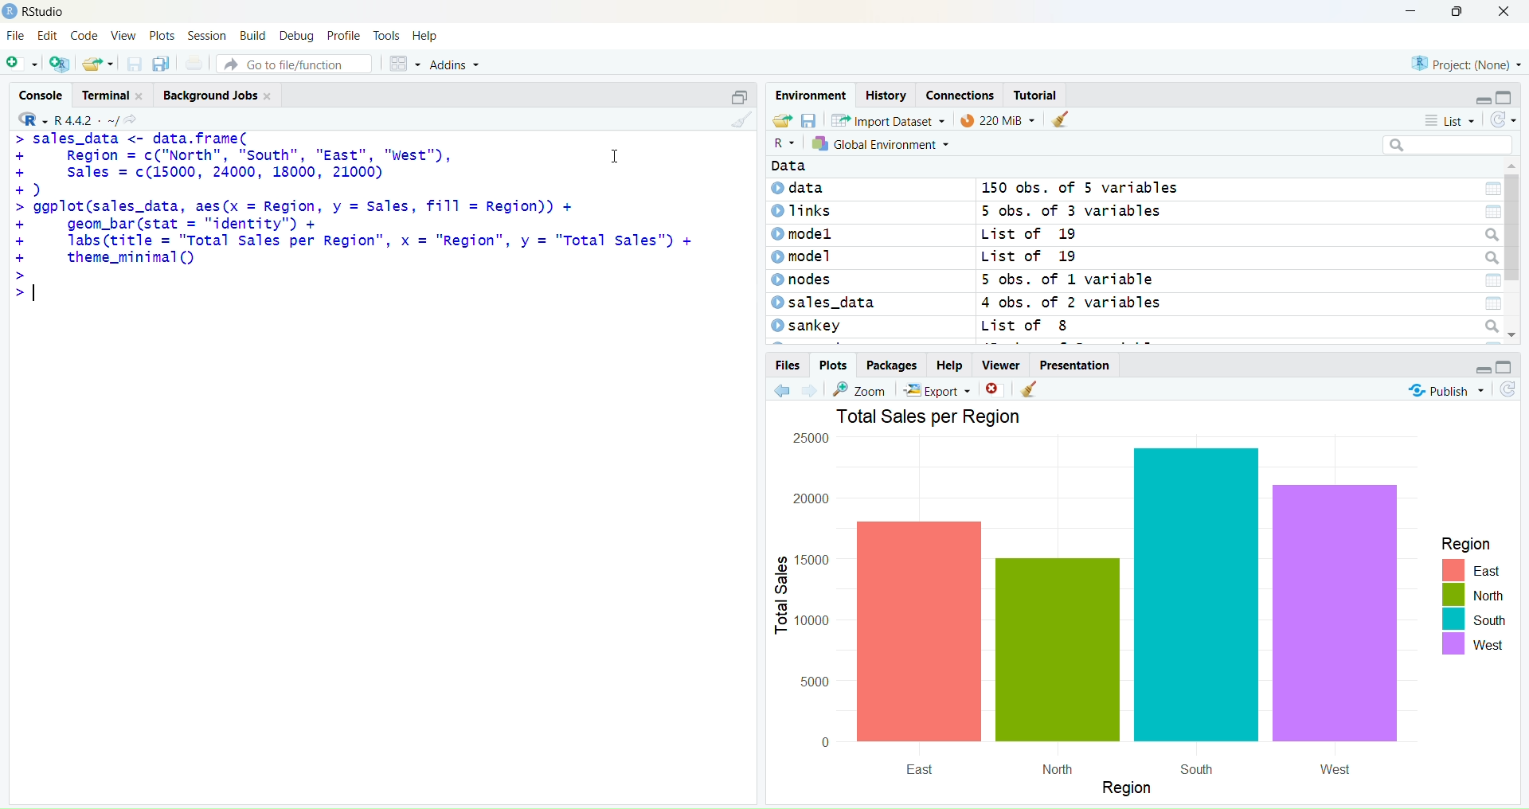 Image resolution: width=1529 pixels, height=809 pixels. I want to click on zoom, so click(868, 389).